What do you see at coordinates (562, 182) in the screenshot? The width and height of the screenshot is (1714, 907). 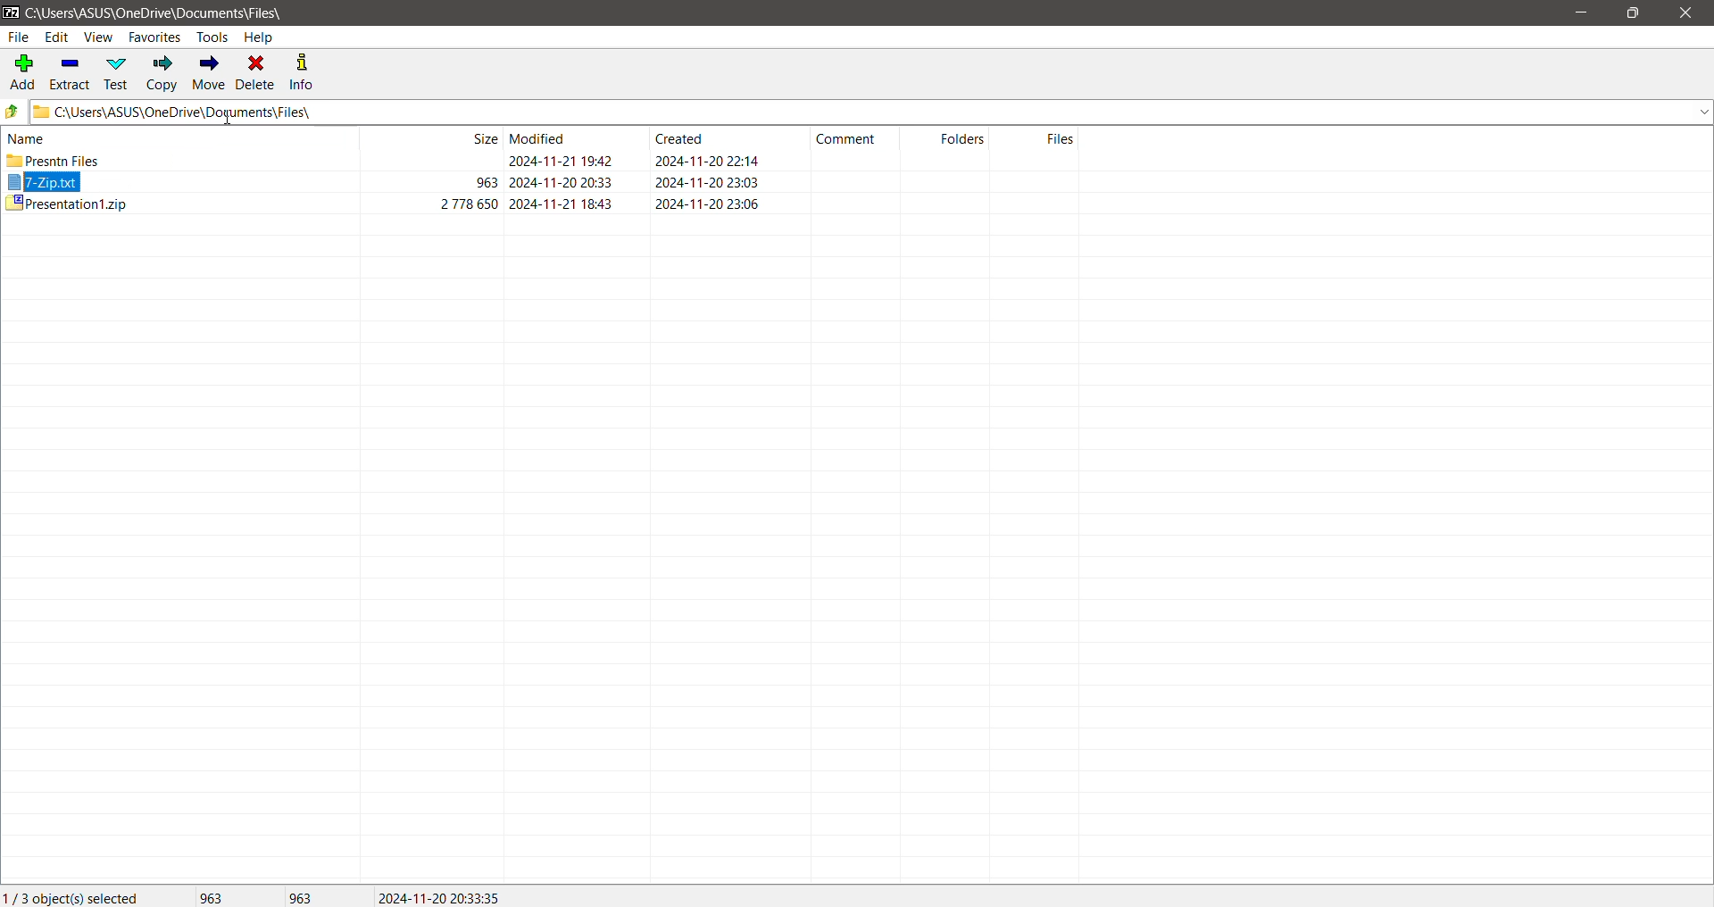 I see `modified date & time` at bounding box center [562, 182].